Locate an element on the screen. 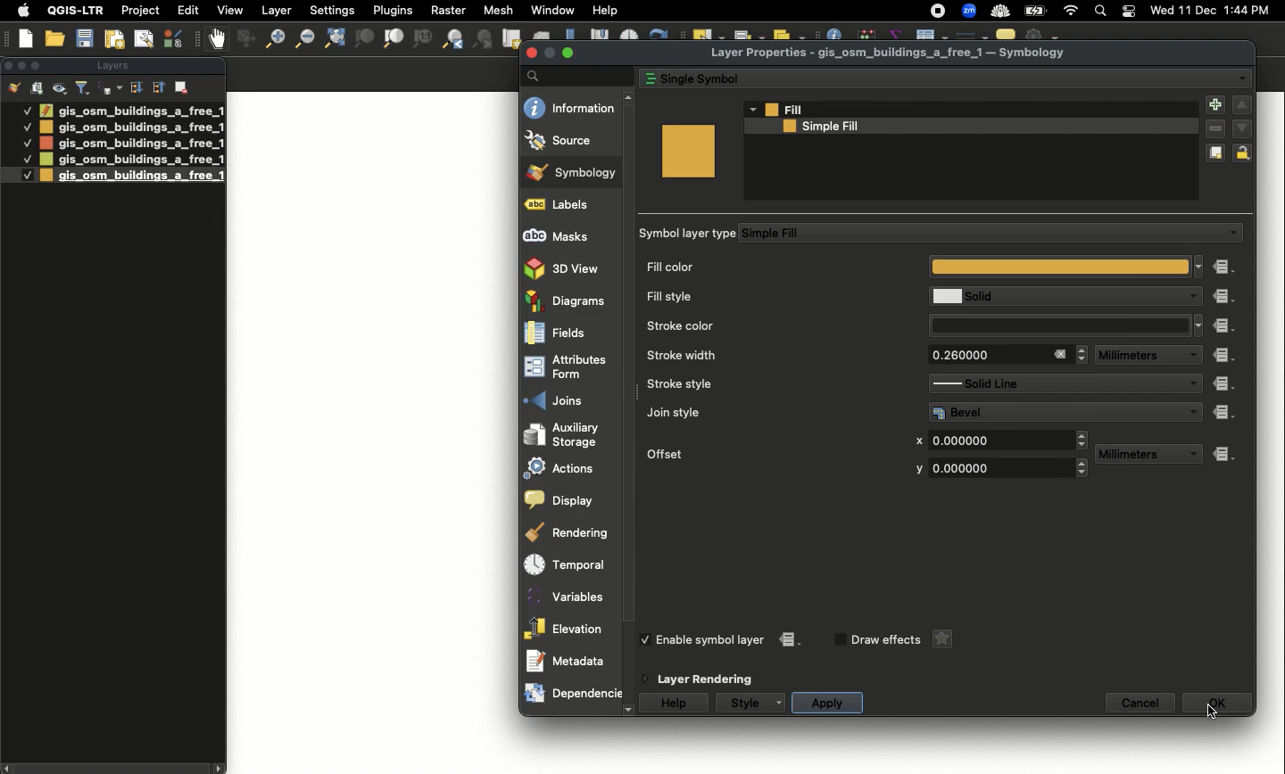  Ok is located at coordinates (1212, 710).